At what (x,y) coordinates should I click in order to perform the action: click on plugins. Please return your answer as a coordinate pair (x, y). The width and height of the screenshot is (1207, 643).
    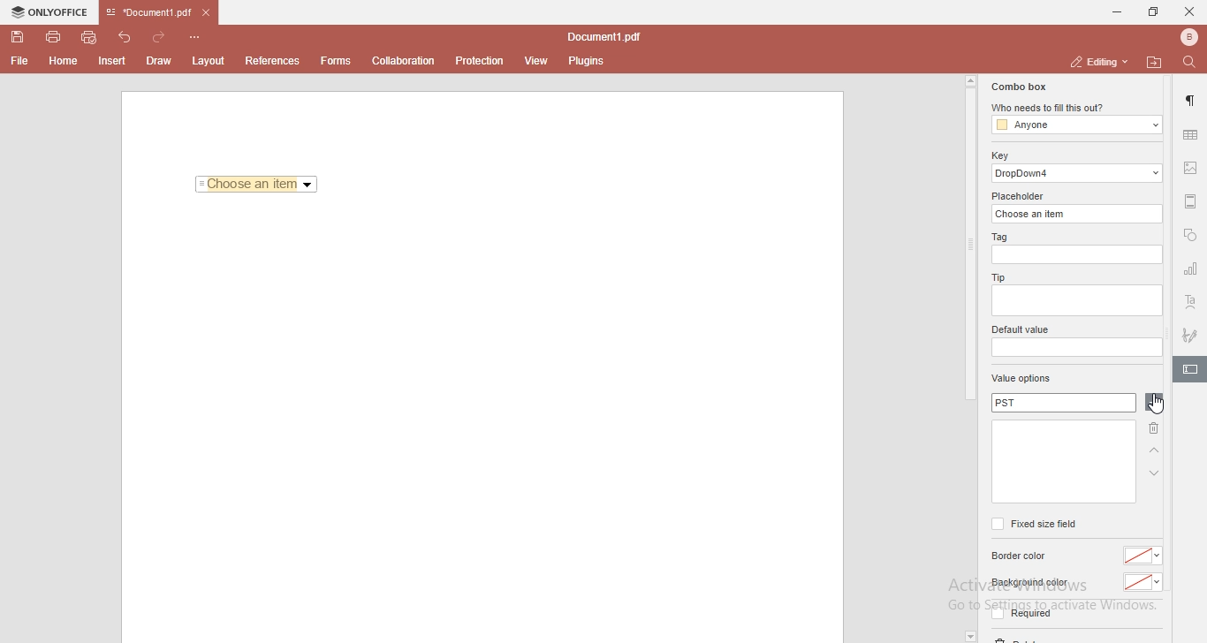
    Looking at the image, I should click on (587, 62).